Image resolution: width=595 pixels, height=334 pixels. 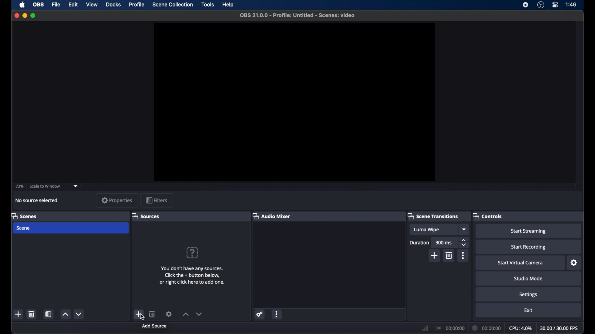 What do you see at coordinates (24, 228) in the screenshot?
I see `scene` at bounding box center [24, 228].